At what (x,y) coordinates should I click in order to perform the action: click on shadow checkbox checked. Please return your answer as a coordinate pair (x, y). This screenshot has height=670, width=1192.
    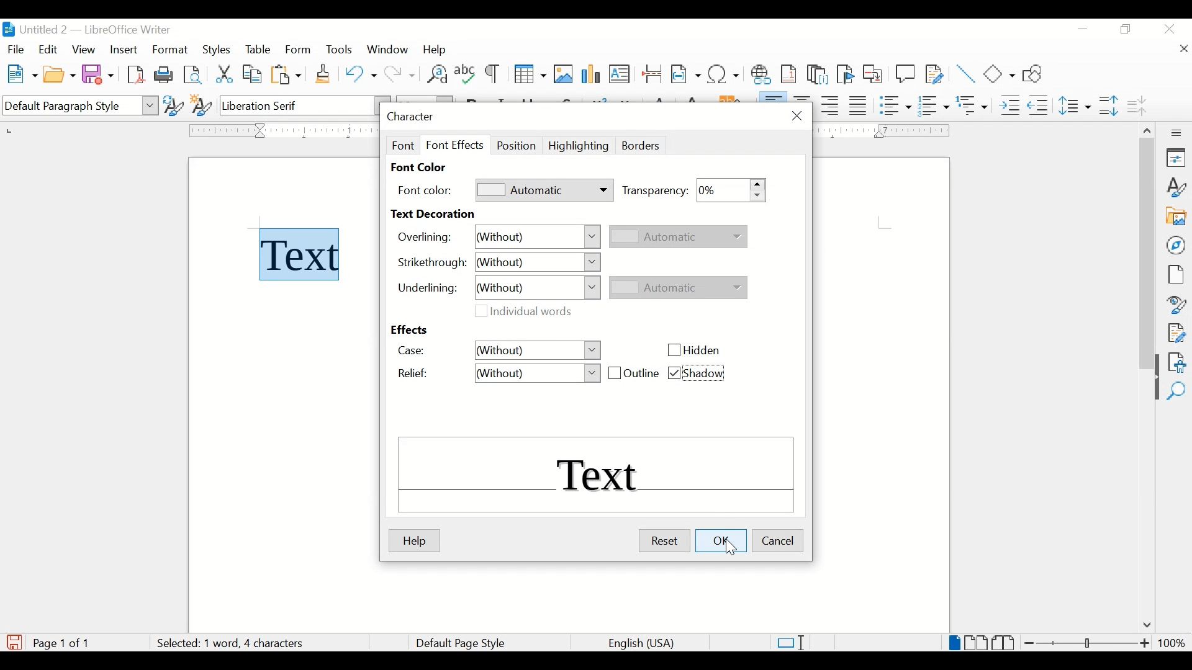
    Looking at the image, I should click on (698, 374).